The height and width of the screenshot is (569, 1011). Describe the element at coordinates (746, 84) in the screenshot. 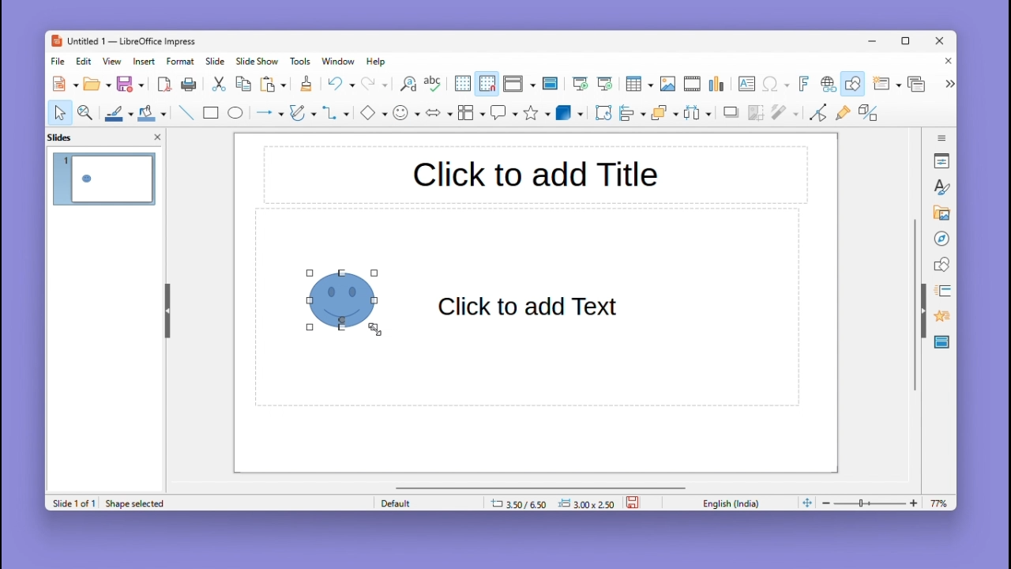

I see `Text box` at that location.